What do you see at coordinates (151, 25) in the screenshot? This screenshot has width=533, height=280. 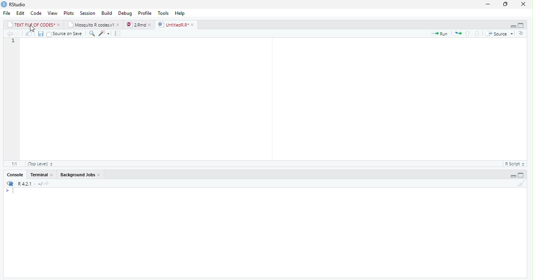 I see `close` at bounding box center [151, 25].